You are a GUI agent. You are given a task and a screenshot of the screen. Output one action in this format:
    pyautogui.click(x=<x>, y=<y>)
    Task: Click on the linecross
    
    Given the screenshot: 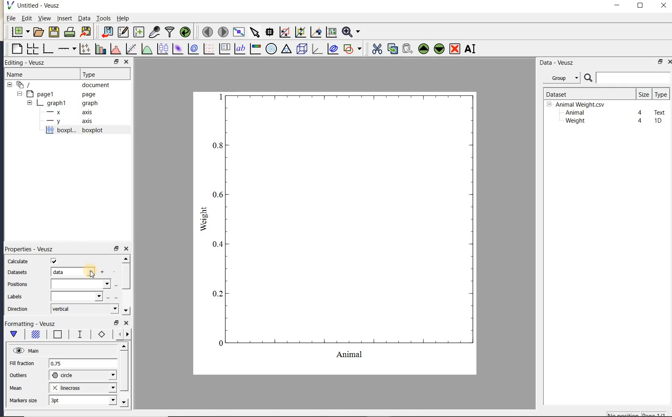 What is the action you would take?
    pyautogui.click(x=82, y=387)
    